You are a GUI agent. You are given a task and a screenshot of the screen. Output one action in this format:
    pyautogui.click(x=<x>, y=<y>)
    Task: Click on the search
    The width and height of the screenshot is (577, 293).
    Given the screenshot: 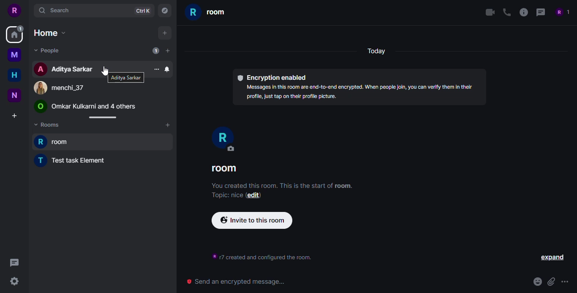 What is the action you would take?
    pyautogui.click(x=55, y=10)
    